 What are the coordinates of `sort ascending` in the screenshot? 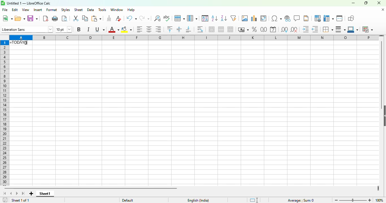 It's located at (214, 19).